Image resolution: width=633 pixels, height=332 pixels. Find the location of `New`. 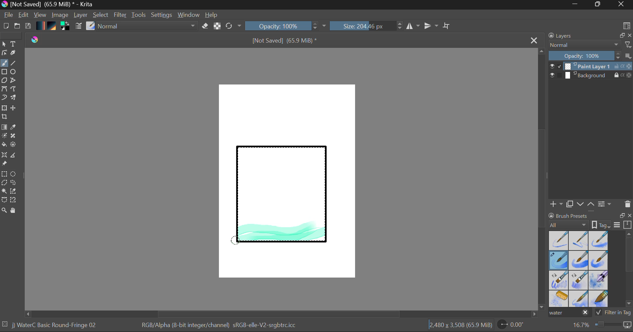

New is located at coordinates (6, 27).